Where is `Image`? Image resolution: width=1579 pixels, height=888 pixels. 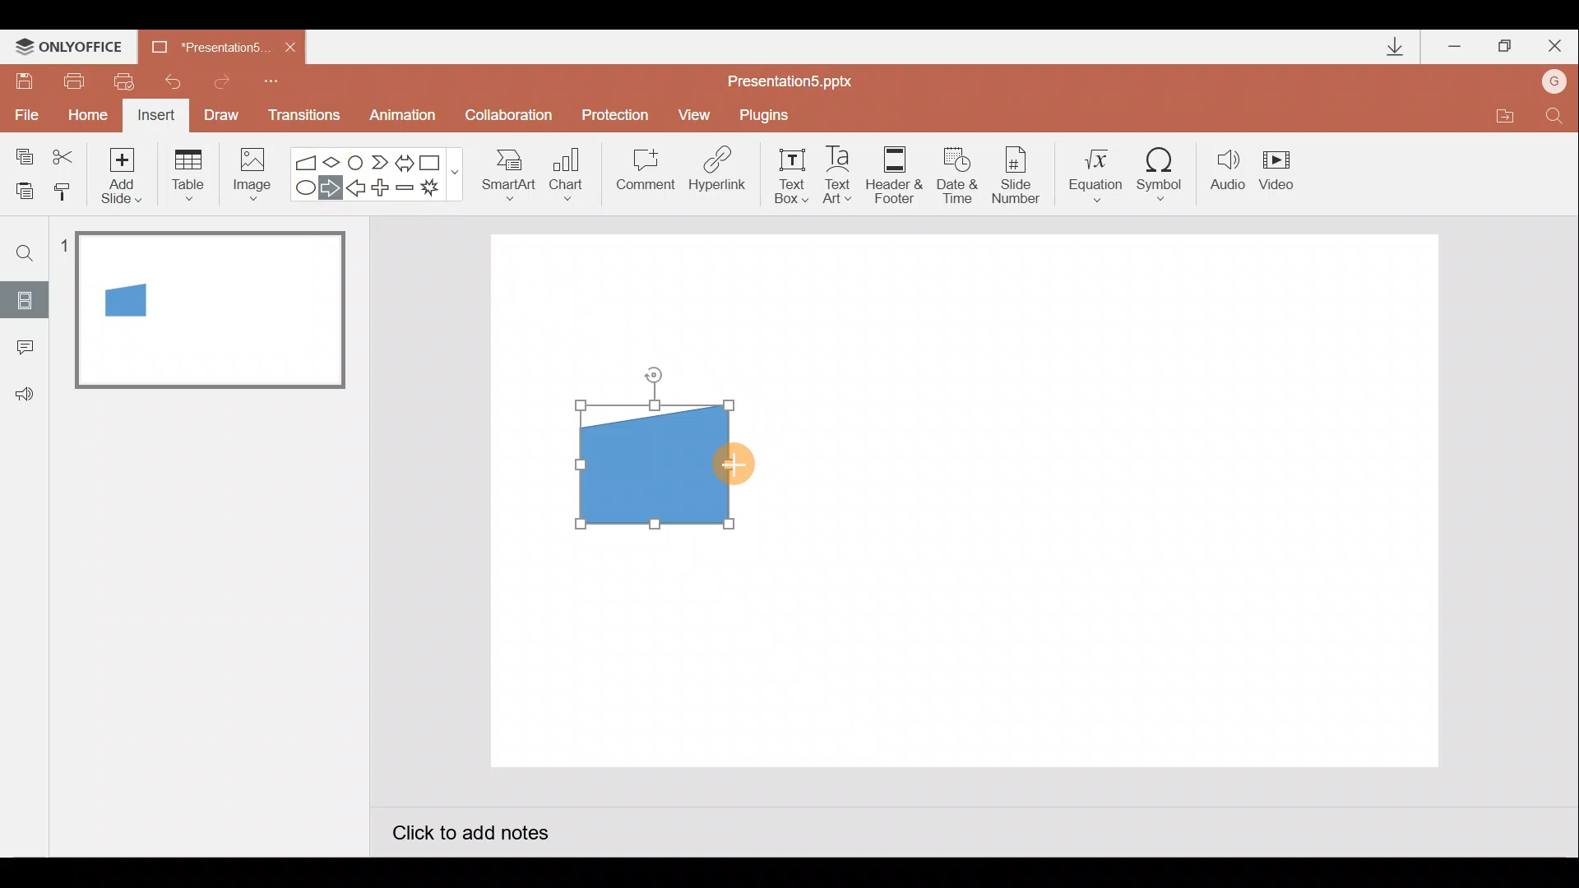
Image is located at coordinates (248, 173).